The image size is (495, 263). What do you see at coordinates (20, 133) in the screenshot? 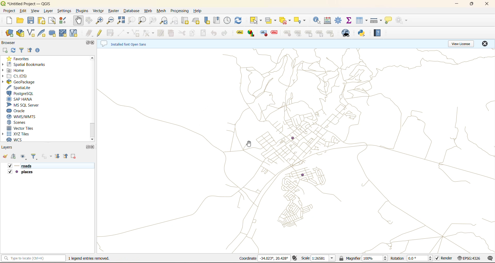
I see `xyz tiles` at bounding box center [20, 133].